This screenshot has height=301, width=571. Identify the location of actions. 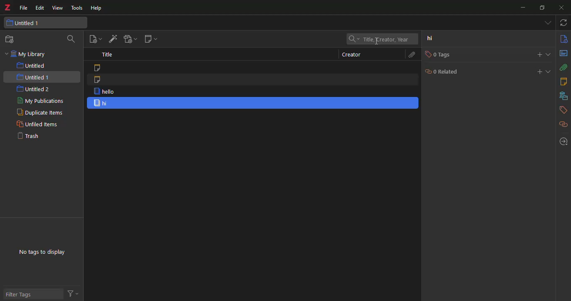
(72, 293).